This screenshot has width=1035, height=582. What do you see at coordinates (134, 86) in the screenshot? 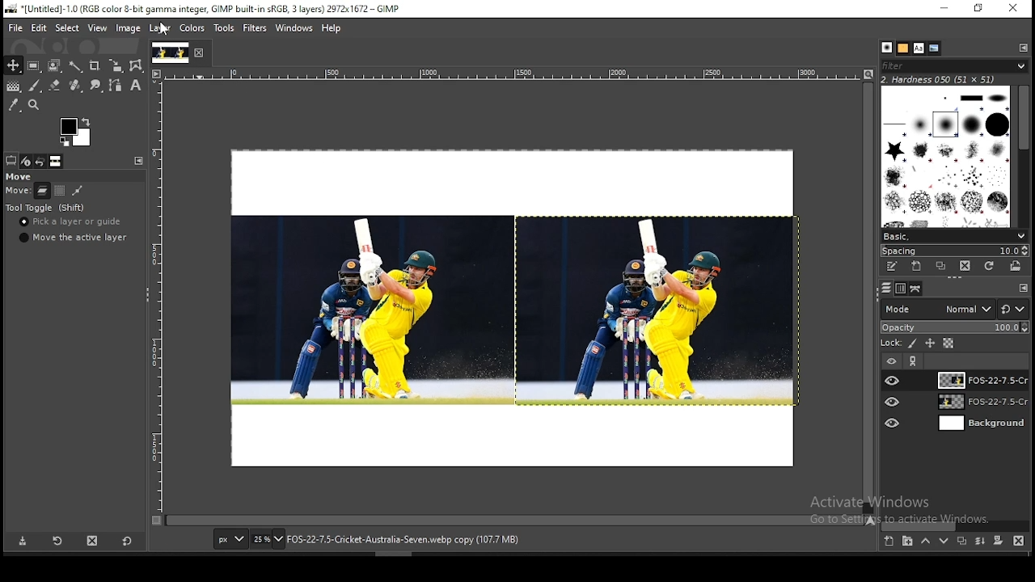
I see `text tool` at bounding box center [134, 86].